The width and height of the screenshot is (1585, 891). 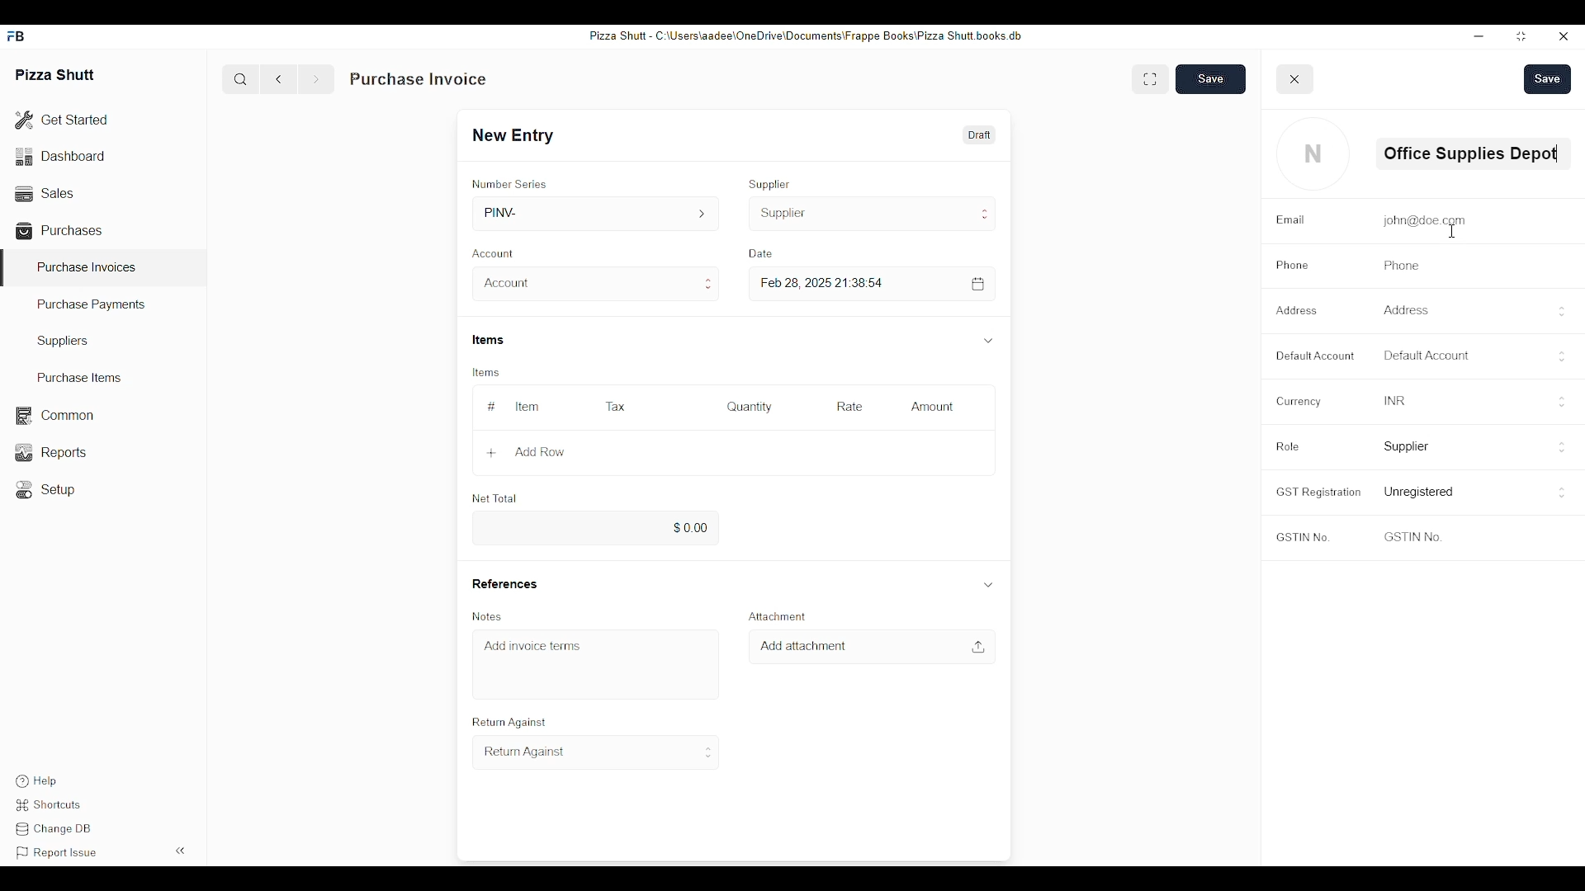 What do you see at coordinates (825, 283) in the screenshot?
I see `Feb 28, 2025 21:38:54` at bounding box center [825, 283].